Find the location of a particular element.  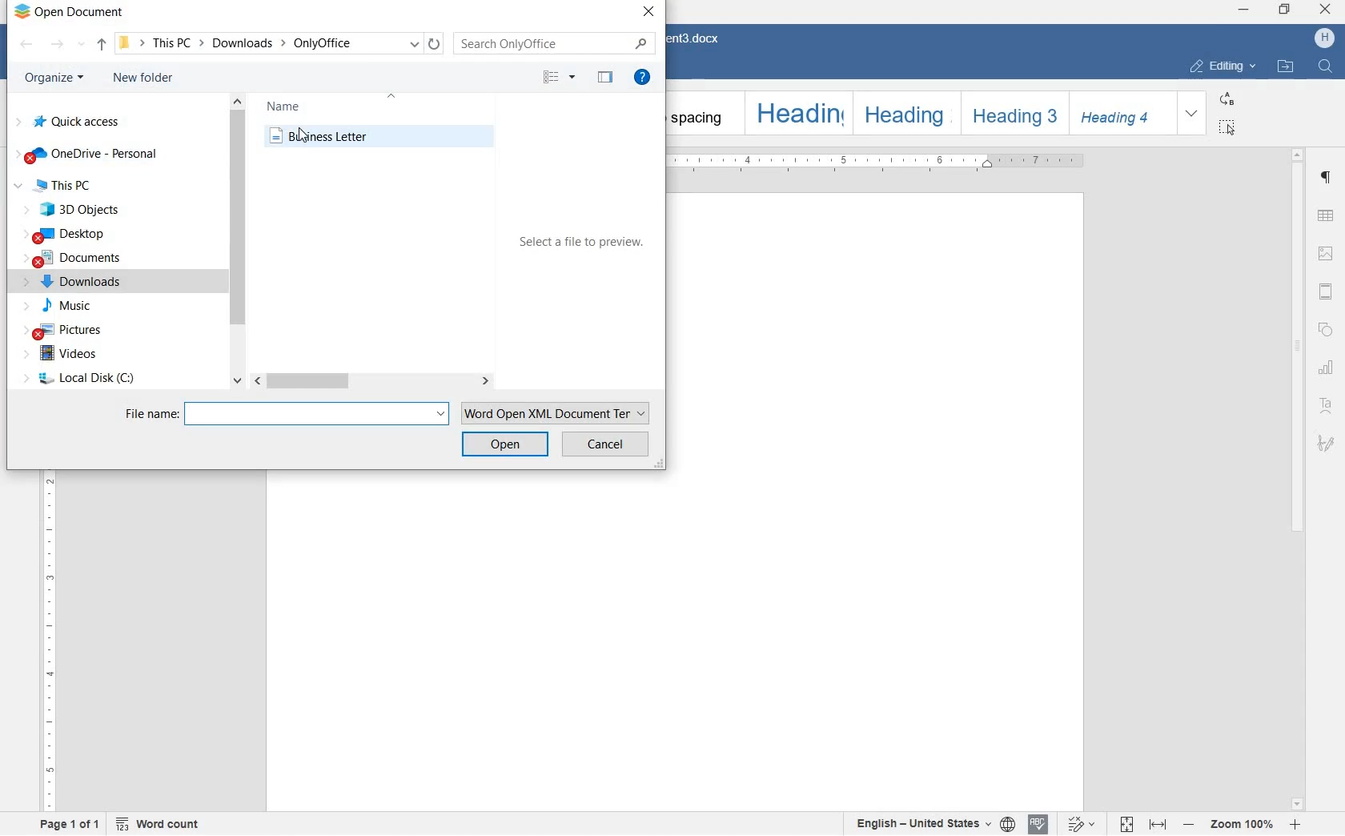

TetArt Settings is located at coordinates (1327, 404).